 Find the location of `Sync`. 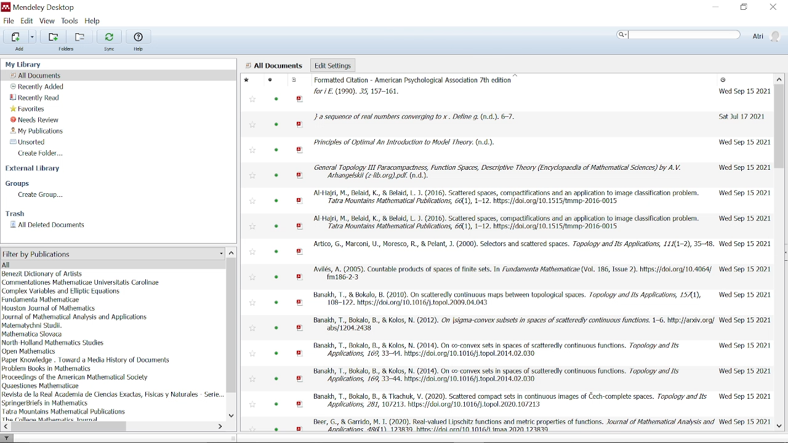

Sync is located at coordinates (108, 36).